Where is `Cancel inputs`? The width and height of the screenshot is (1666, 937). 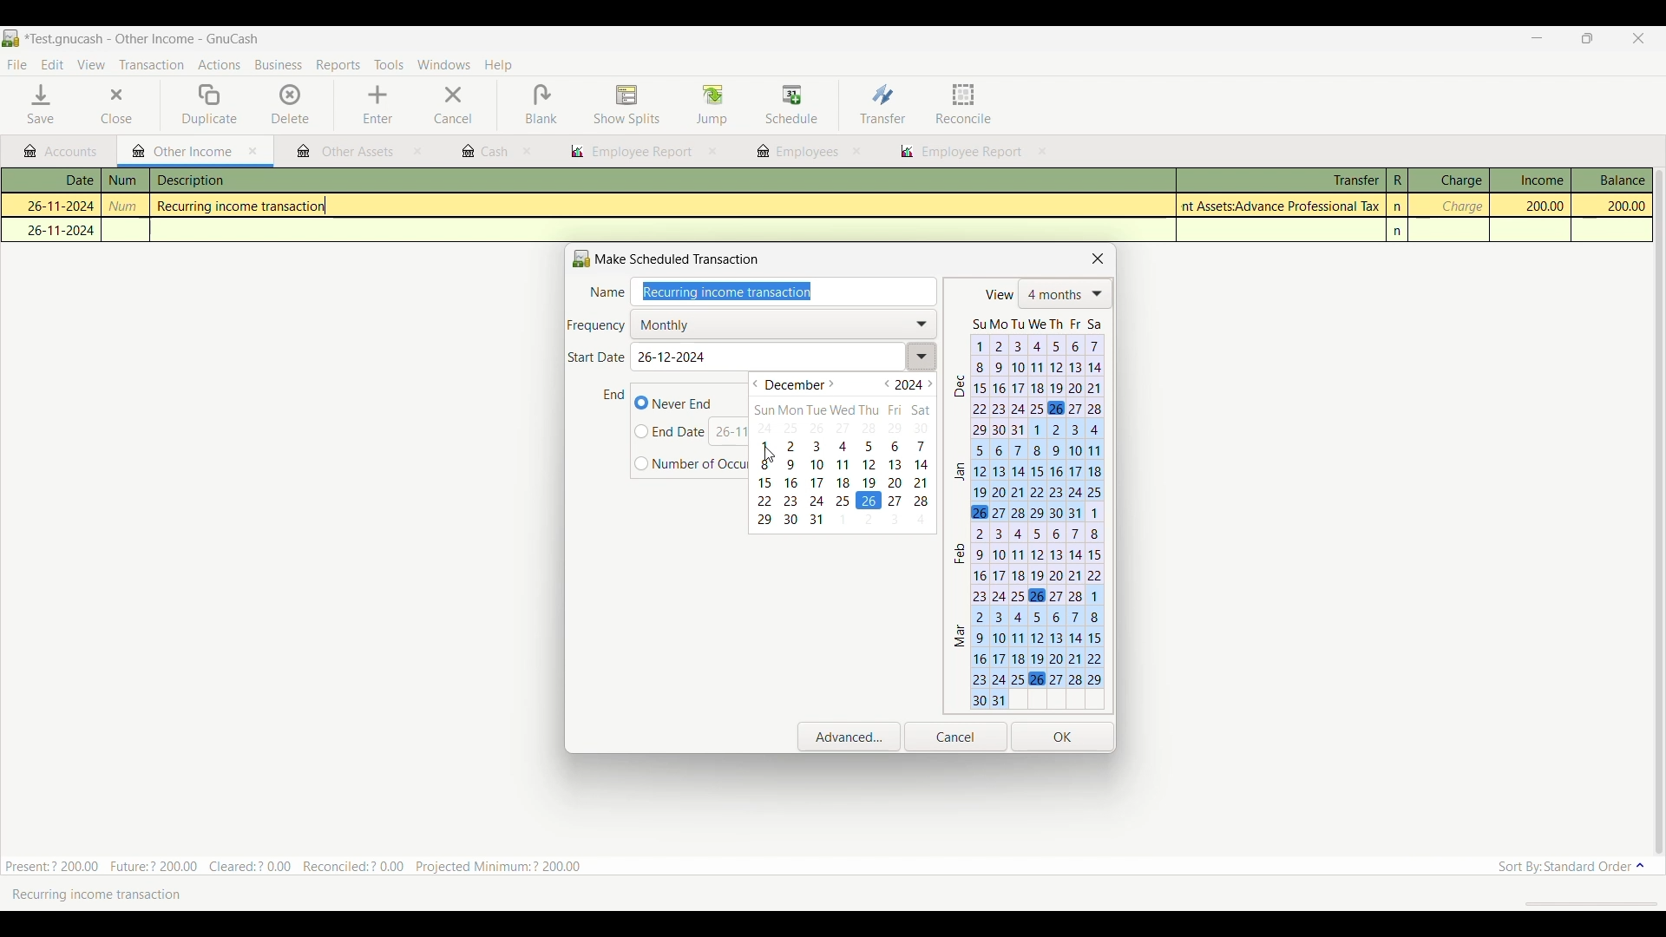
Cancel inputs is located at coordinates (955, 737).